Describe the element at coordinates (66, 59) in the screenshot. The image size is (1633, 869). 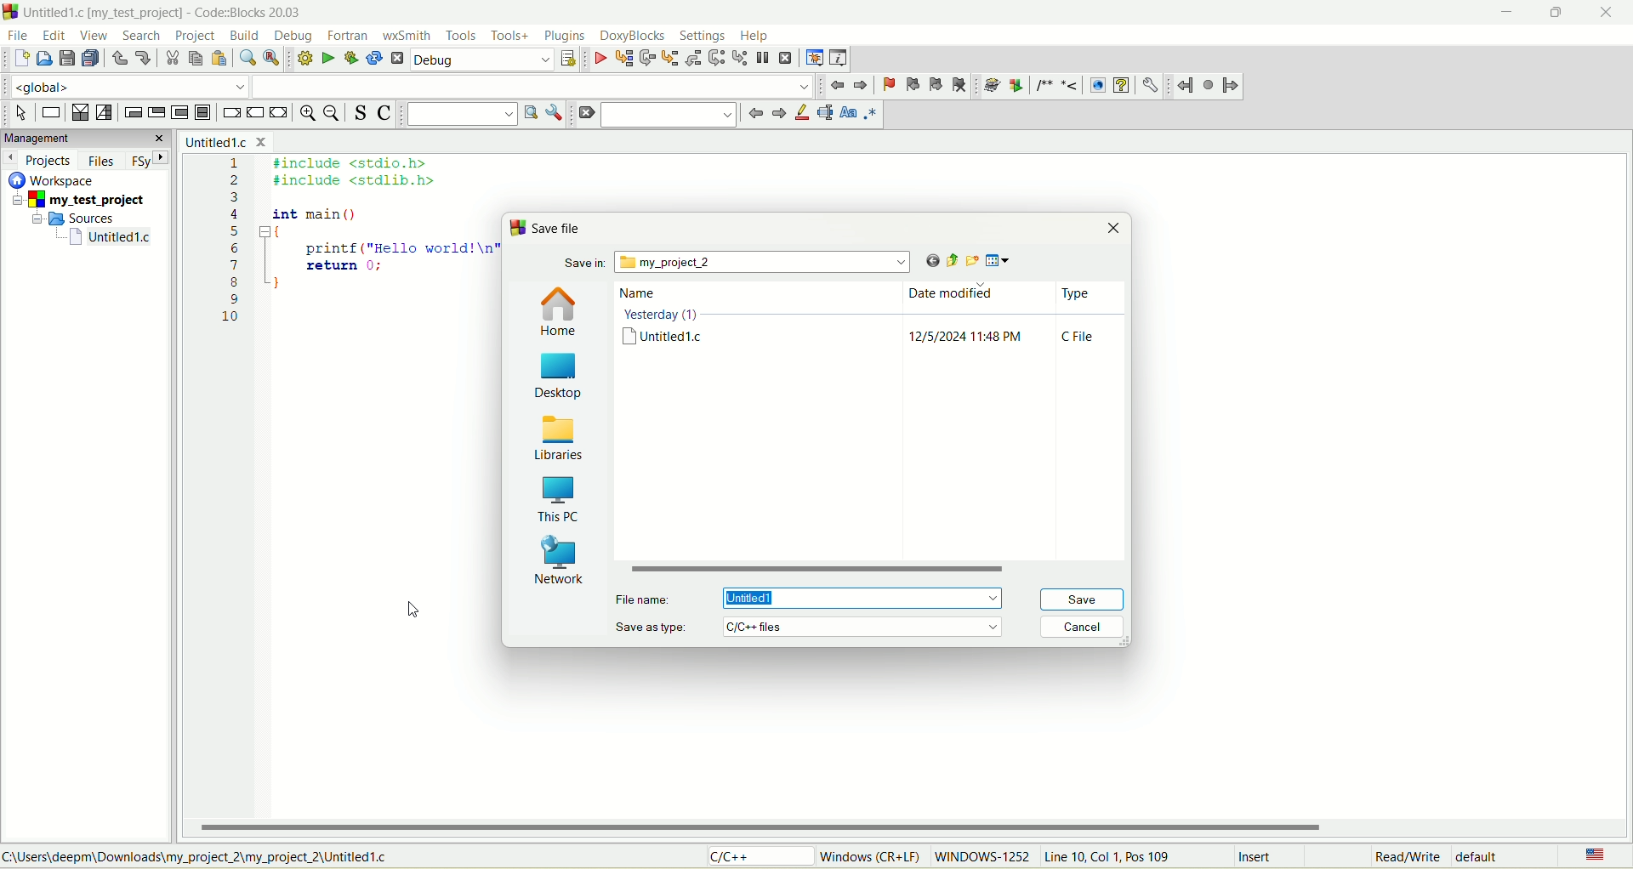
I see `save` at that location.